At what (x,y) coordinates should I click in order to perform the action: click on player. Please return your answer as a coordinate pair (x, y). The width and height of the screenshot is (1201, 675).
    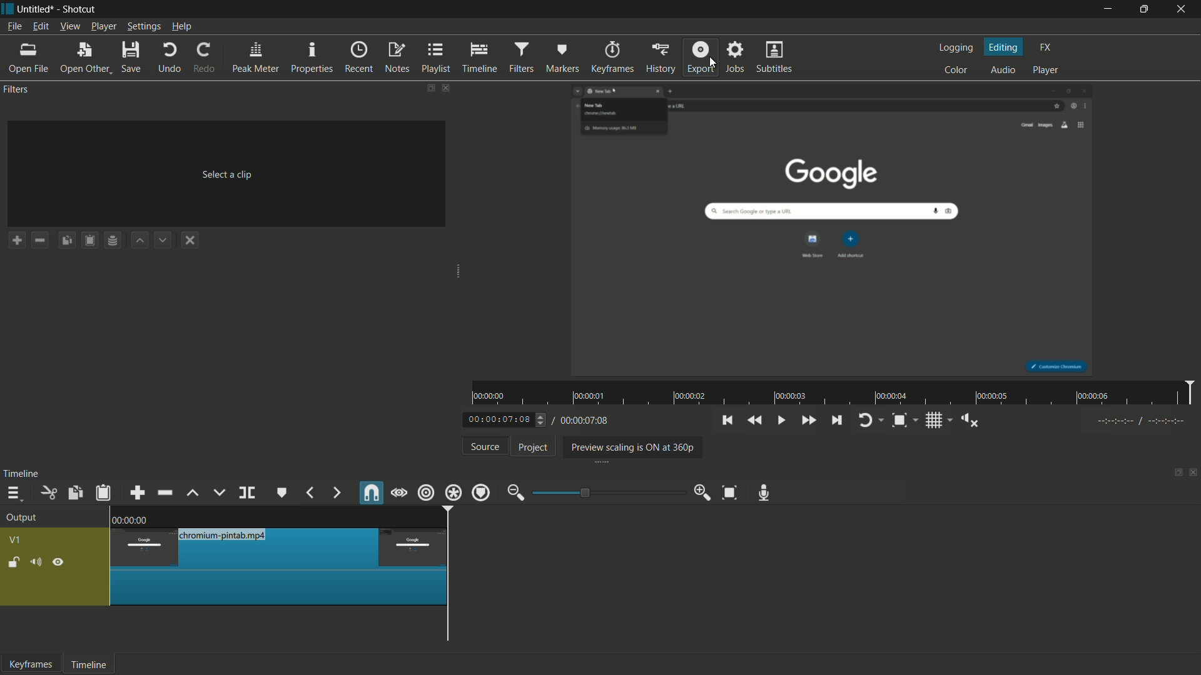
    Looking at the image, I should click on (1046, 69).